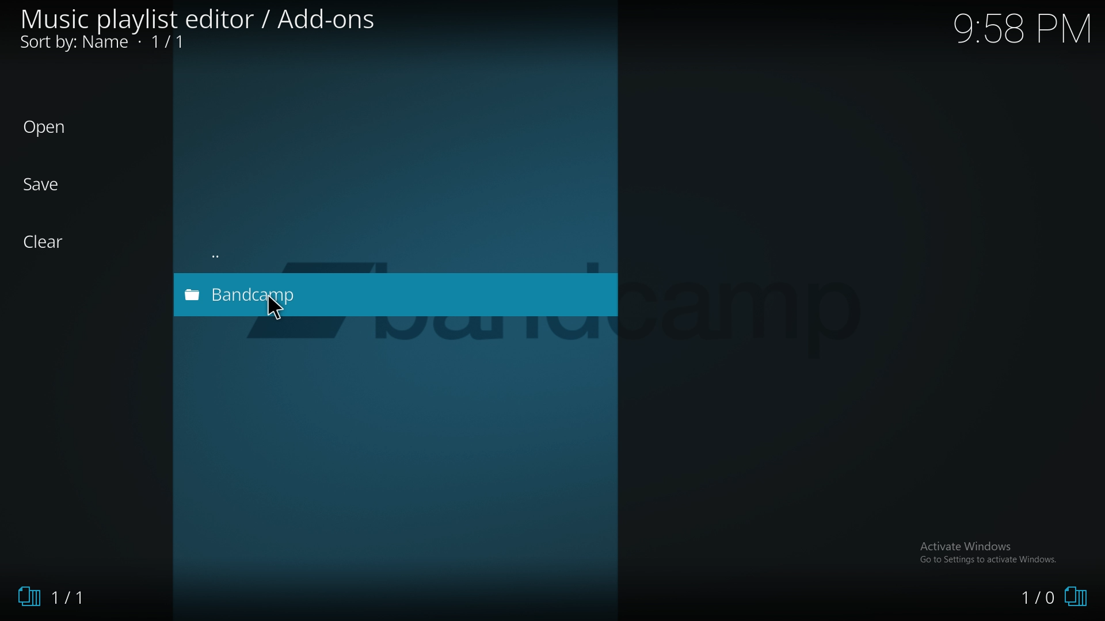 The height and width of the screenshot is (621, 1105). I want to click on Activate Windows, Go to settings to activate windows, so click(994, 552).